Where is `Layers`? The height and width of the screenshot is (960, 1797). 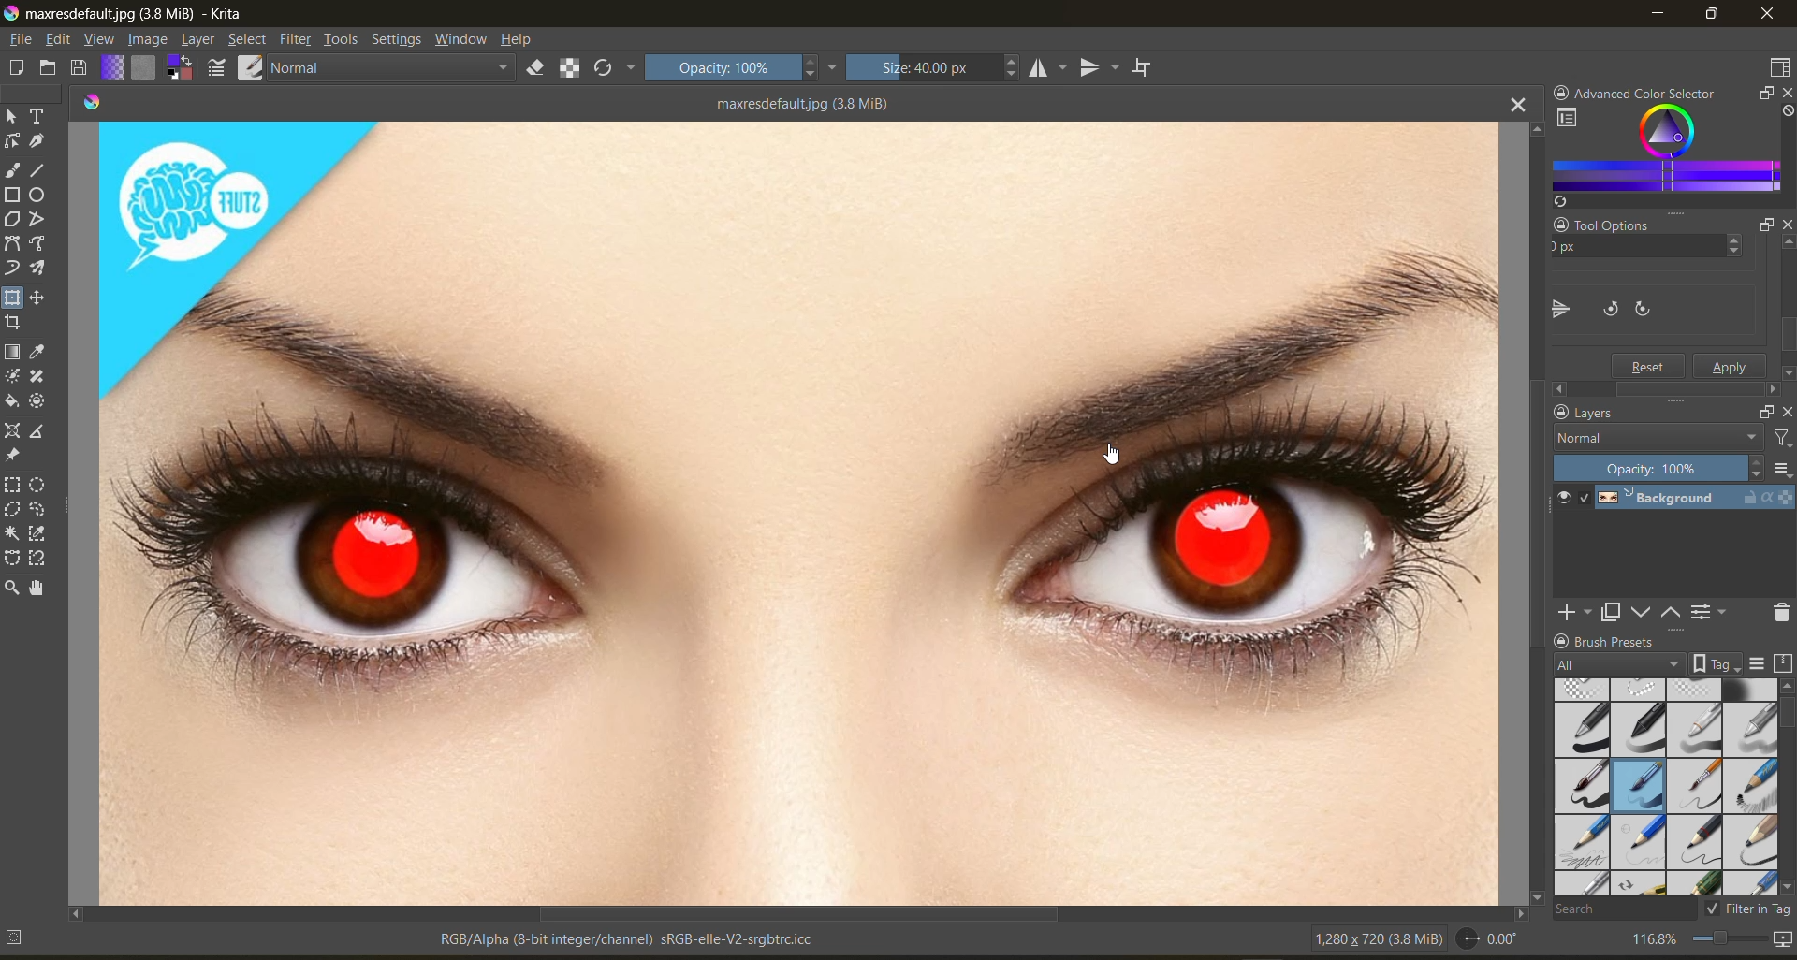
Layers is located at coordinates (1630, 414).